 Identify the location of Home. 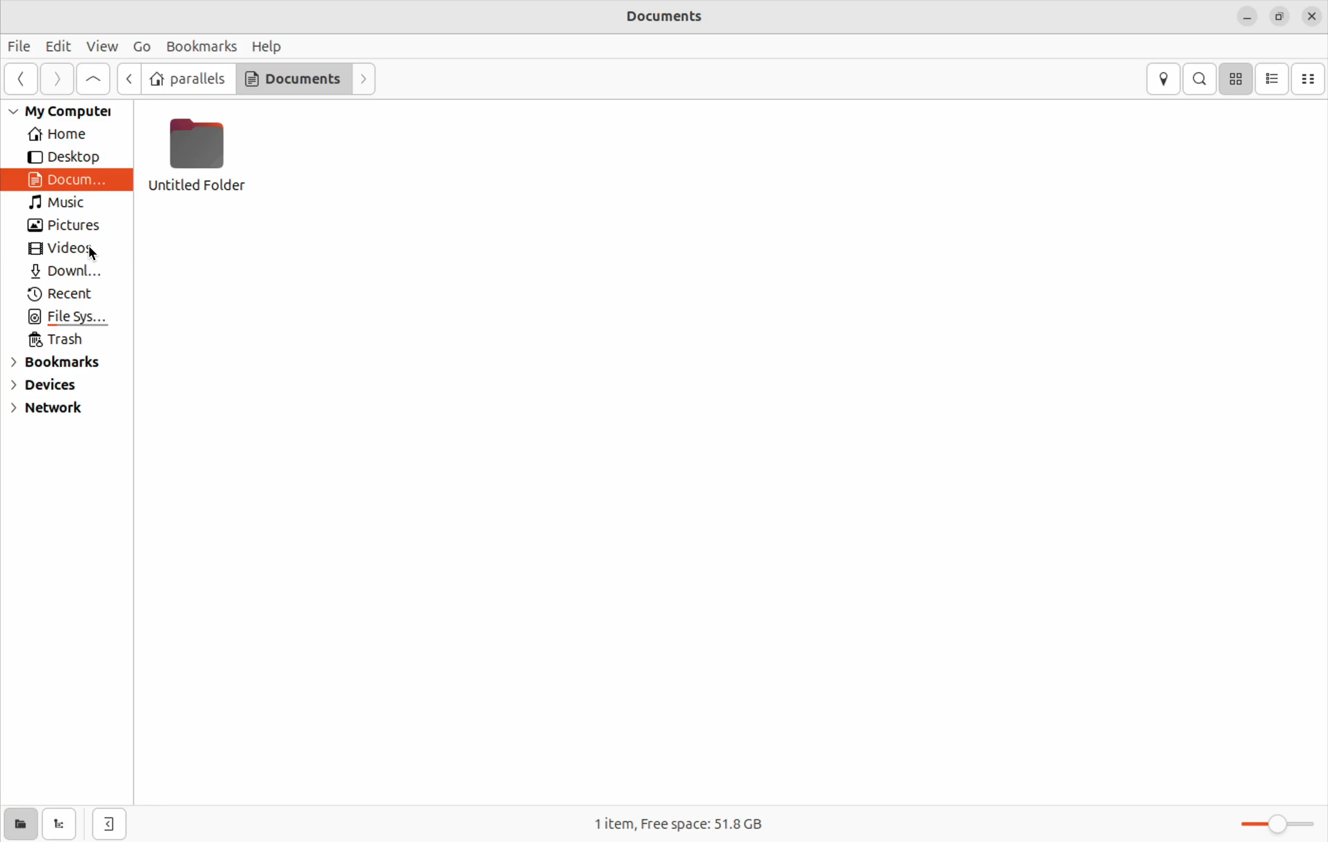
(63, 136).